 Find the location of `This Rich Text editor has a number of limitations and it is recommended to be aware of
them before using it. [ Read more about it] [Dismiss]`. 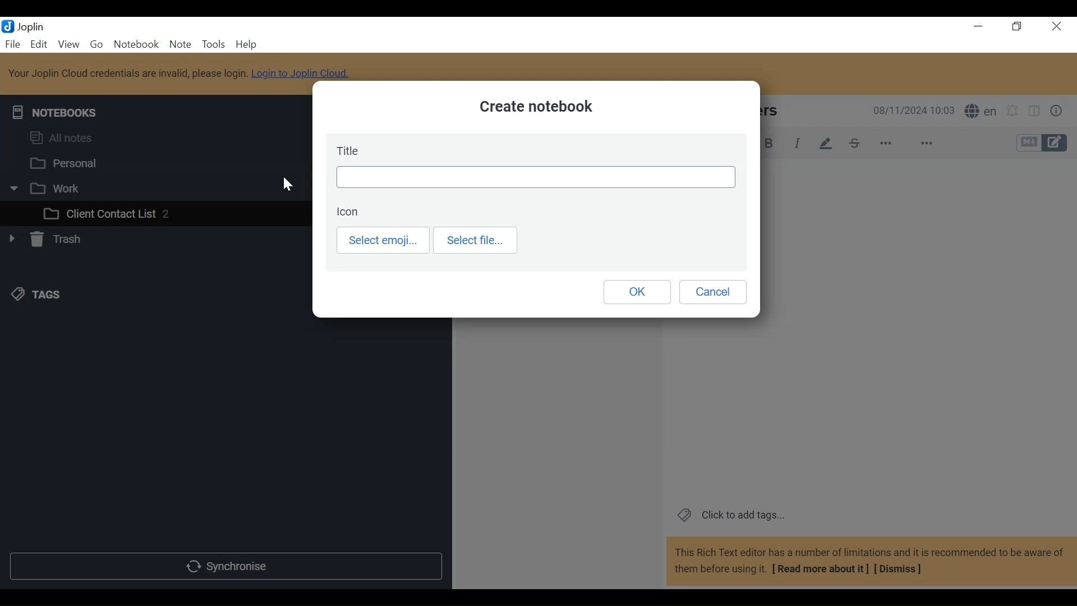

This Rich Text editor has a number of limitations and it is recommended to be aware of
them before using it. [ Read more about it] [Dismiss] is located at coordinates (869, 562).